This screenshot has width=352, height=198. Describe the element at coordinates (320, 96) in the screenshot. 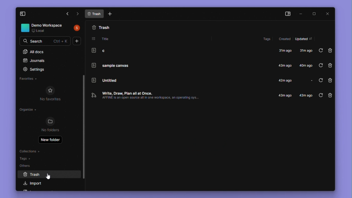

I see `restore` at that location.